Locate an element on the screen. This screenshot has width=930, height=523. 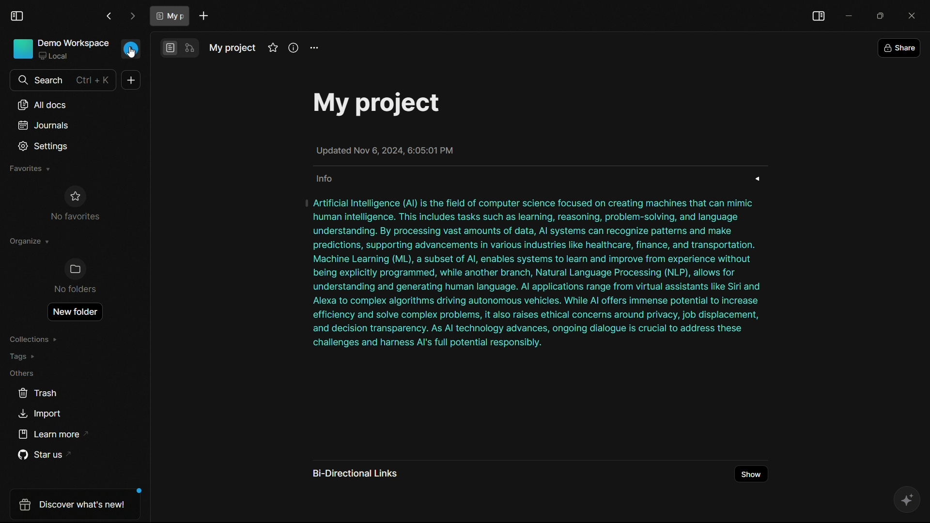
no folders is located at coordinates (77, 277).